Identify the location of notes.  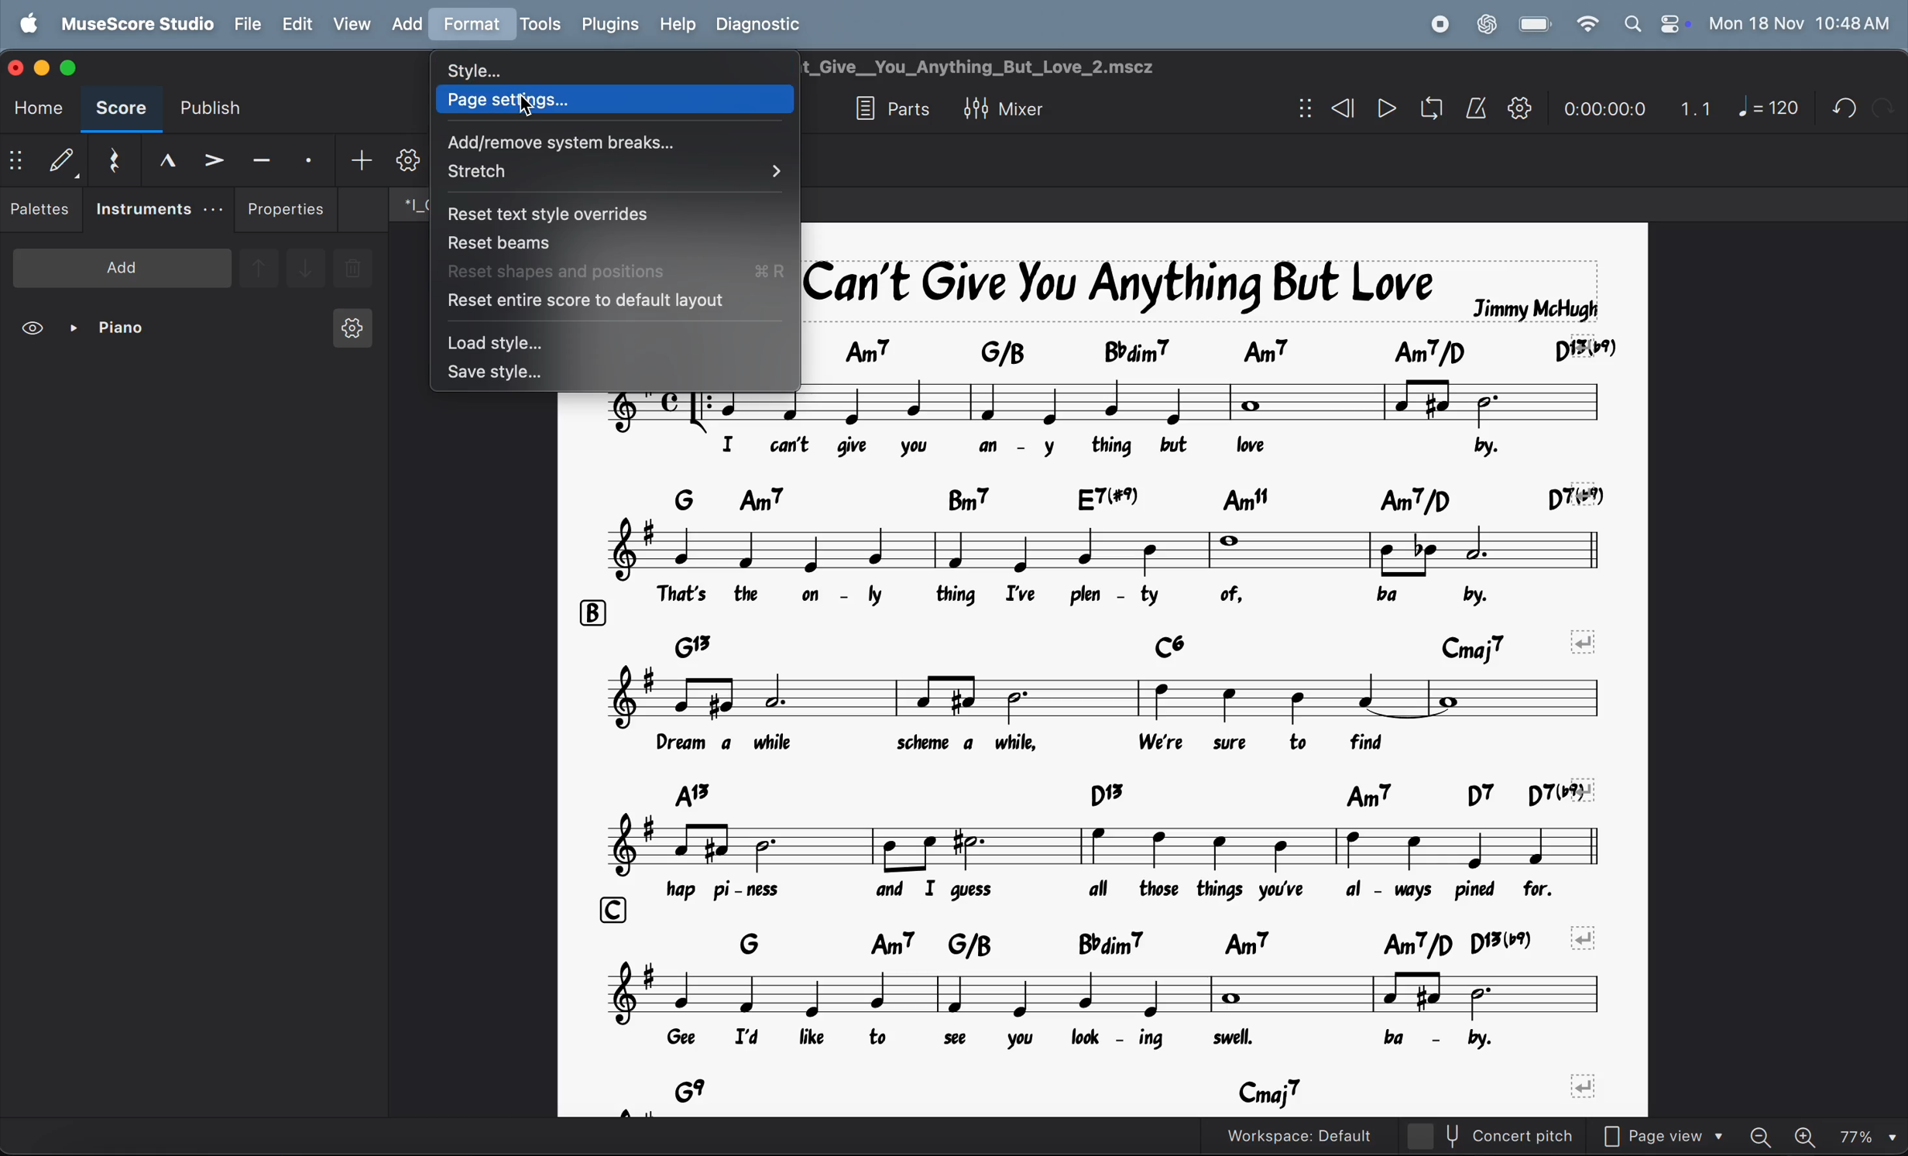
(1108, 414).